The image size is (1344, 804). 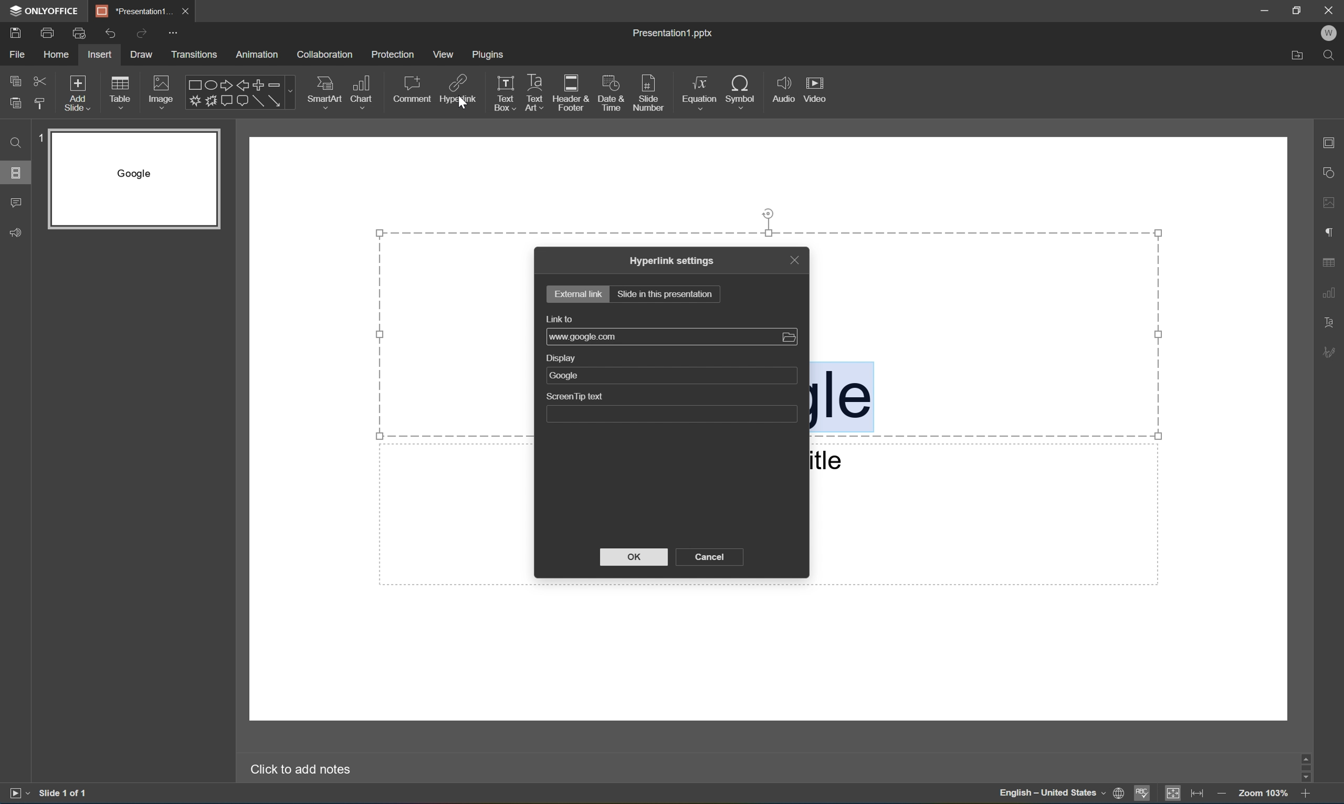 I want to click on Hyperlink settings, so click(x=673, y=261).